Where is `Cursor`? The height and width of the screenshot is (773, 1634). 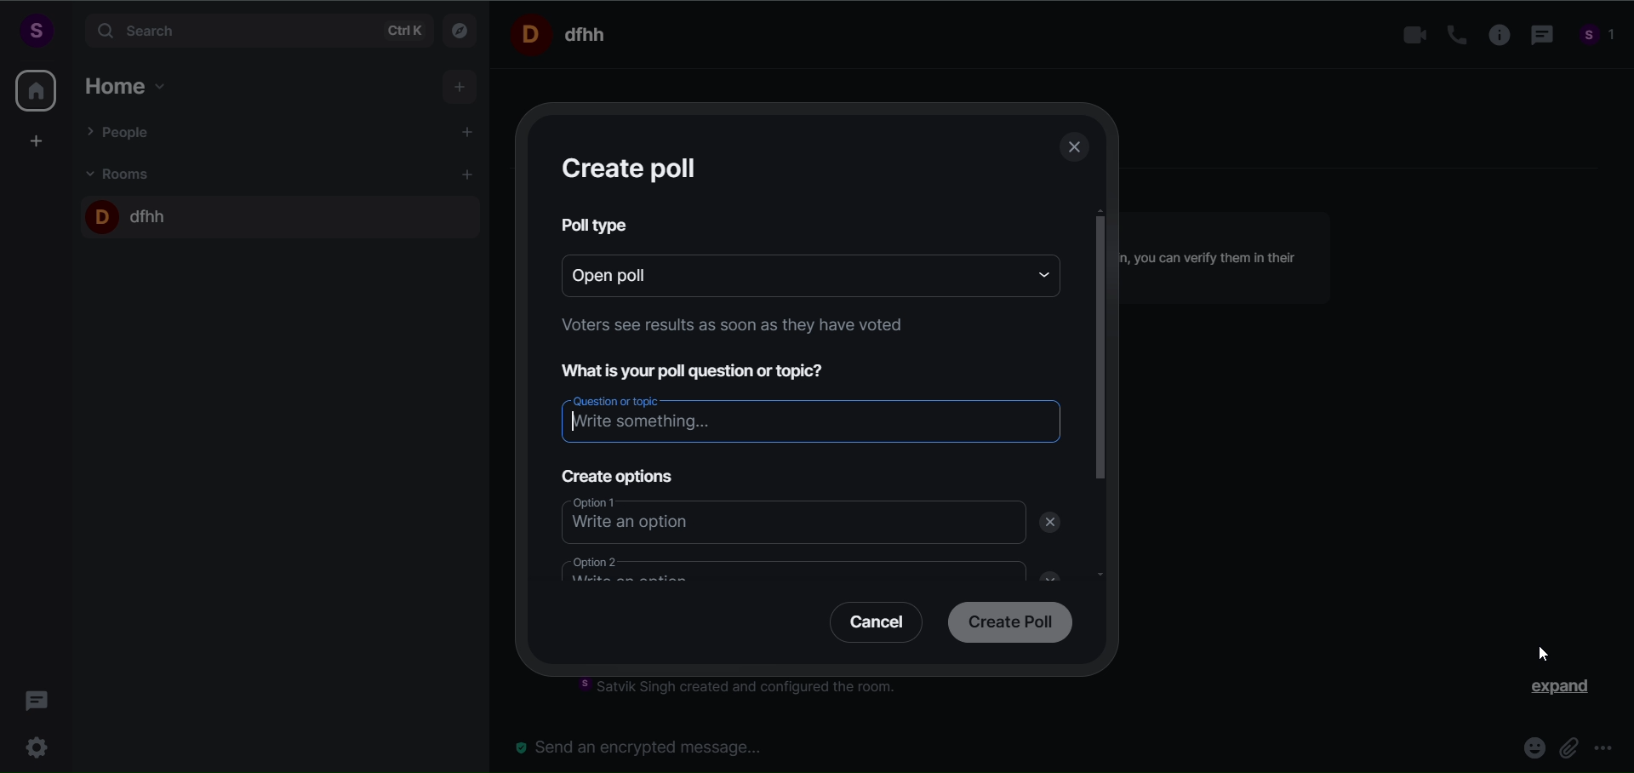 Cursor is located at coordinates (1540, 656).